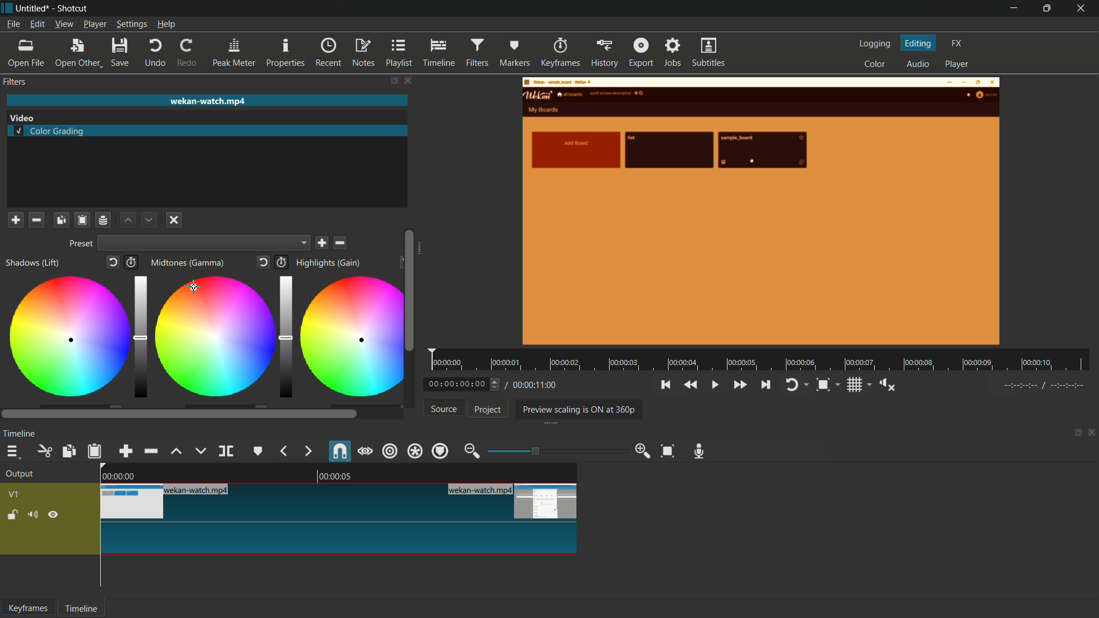 The width and height of the screenshot is (1099, 618). What do you see at coordinates (603, 54) in the screenshot?
I see `history` at bounding box center [603, 54].